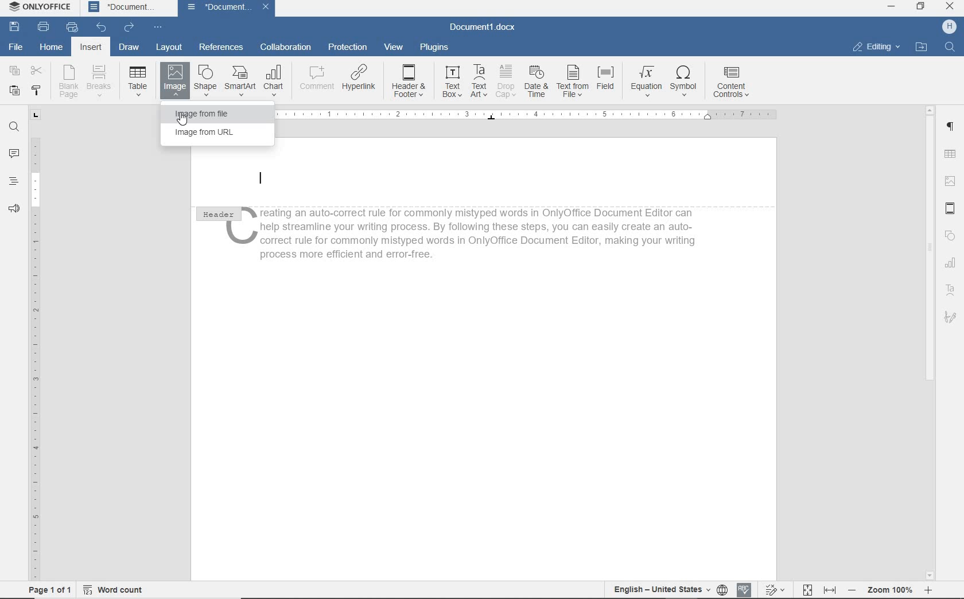 The width and height of the screenshot is (964, 599). What do you see at coordinates (217, 212) in the screenshot?
I see `HEADER` at bounding box center [217, 212].